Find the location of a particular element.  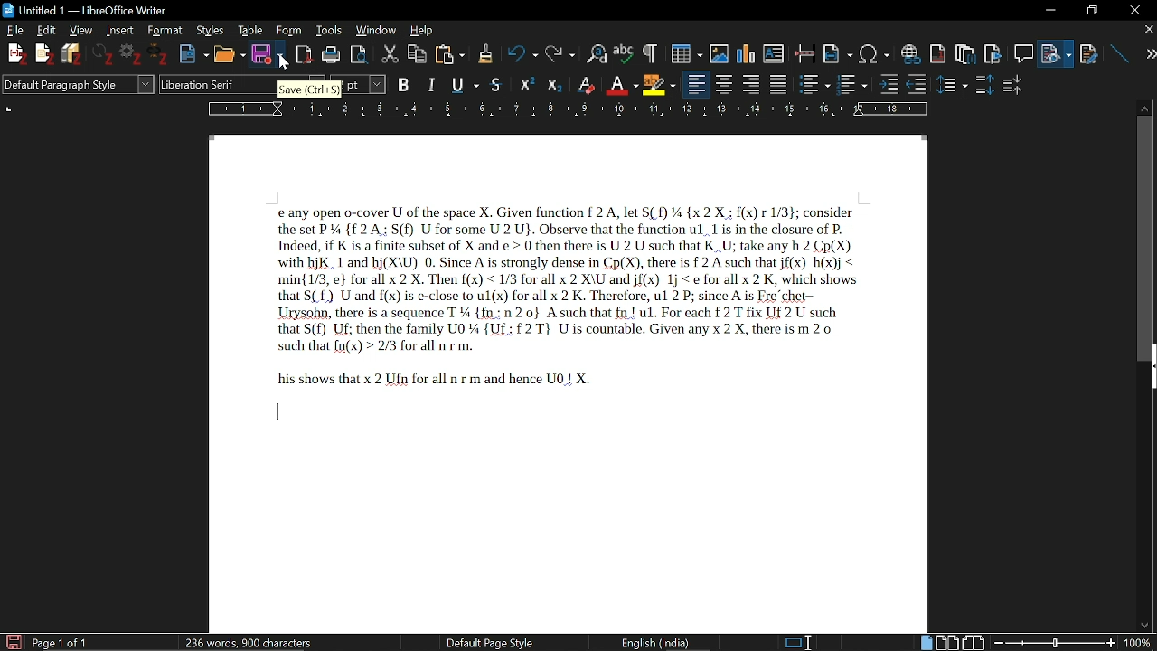

close is located at coordinates (1135, 9).